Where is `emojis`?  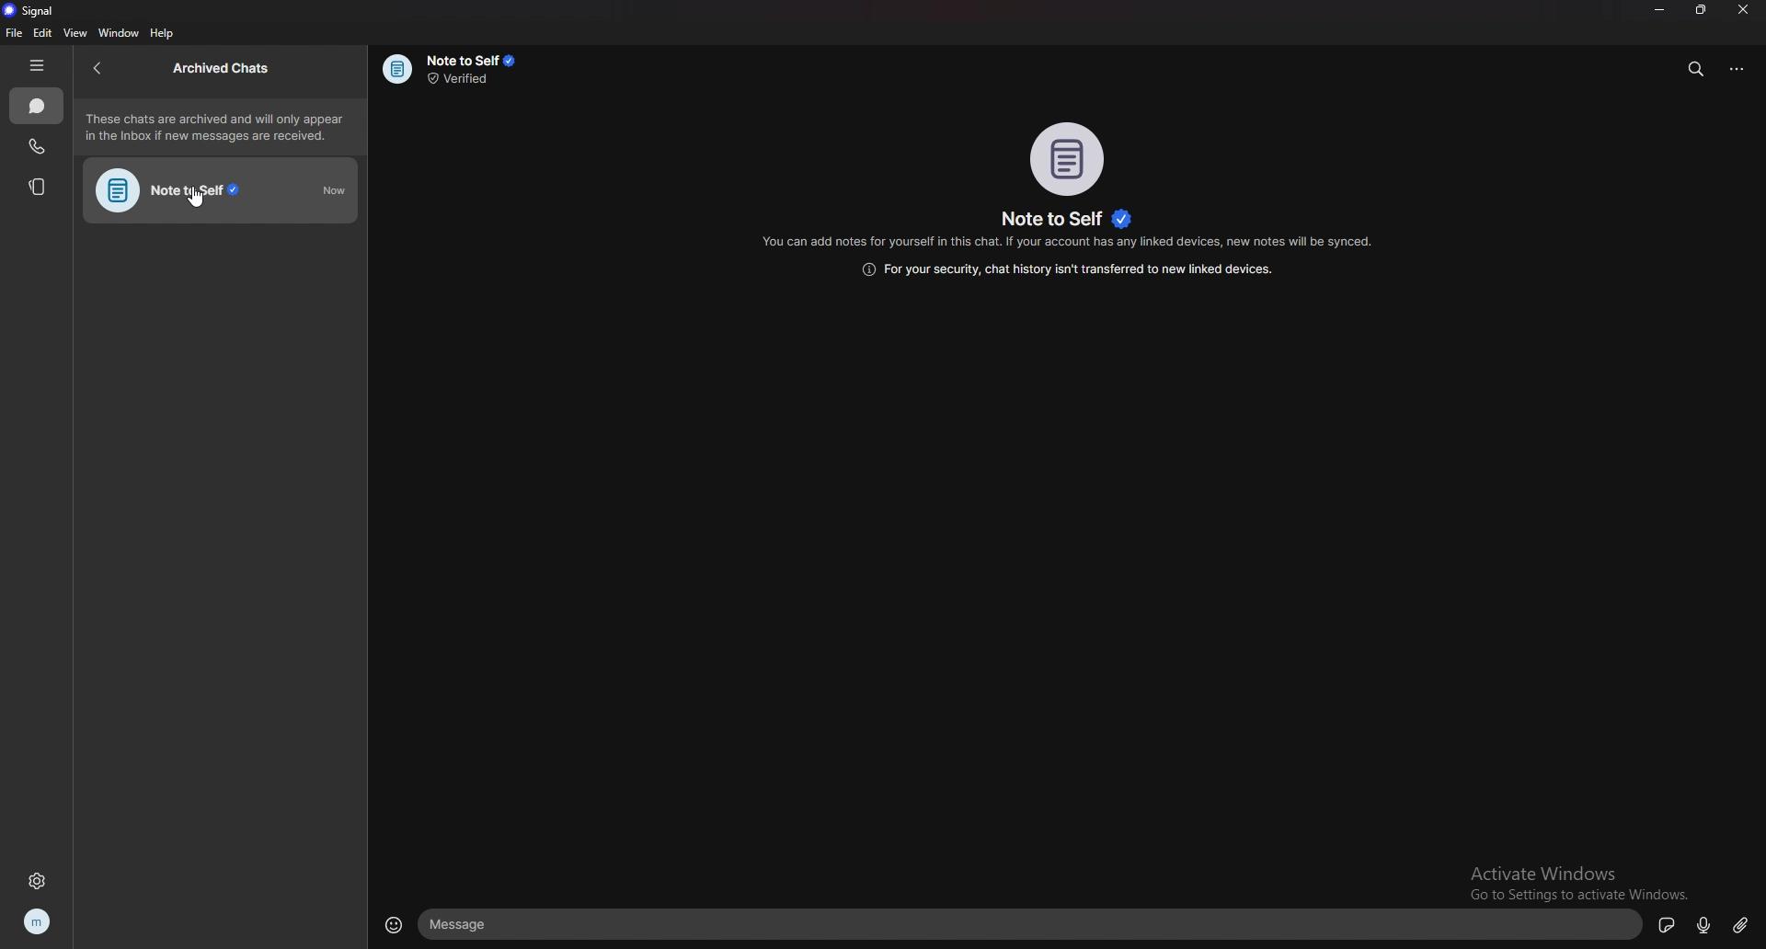 emojis is located at coordinates (394, 922).